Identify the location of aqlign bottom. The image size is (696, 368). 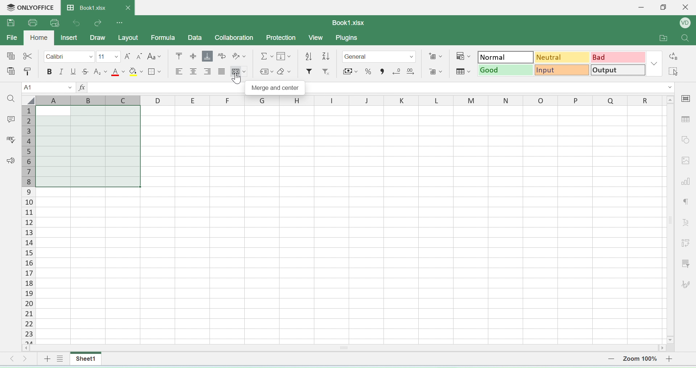
(207, 56).